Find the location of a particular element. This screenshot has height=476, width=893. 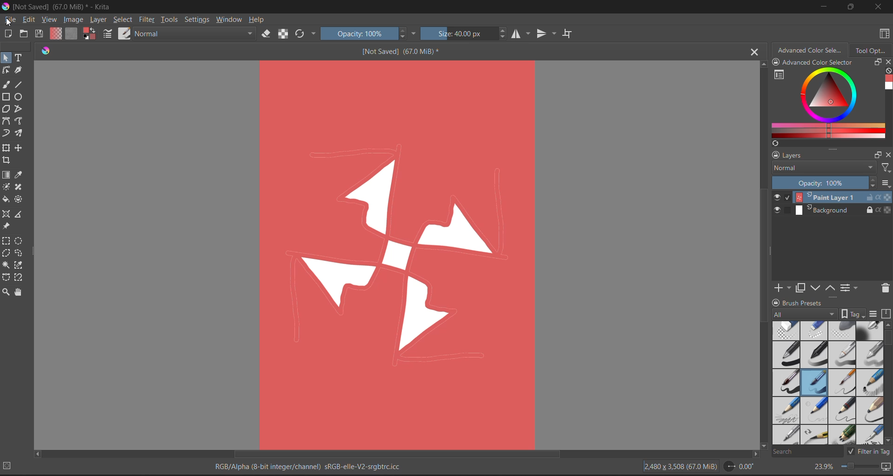

save is located at coordinates (41, 33).